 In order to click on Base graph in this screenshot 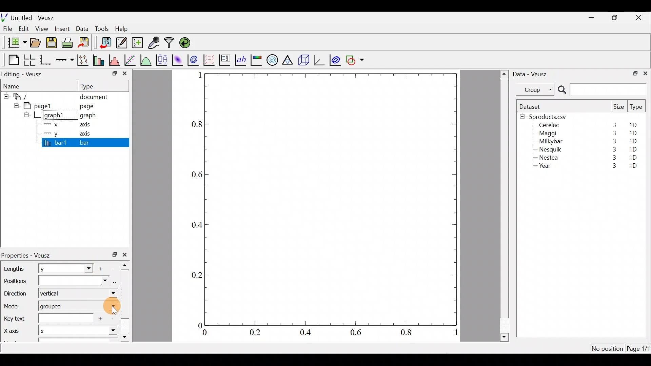, I will do `click(46, 60)`.